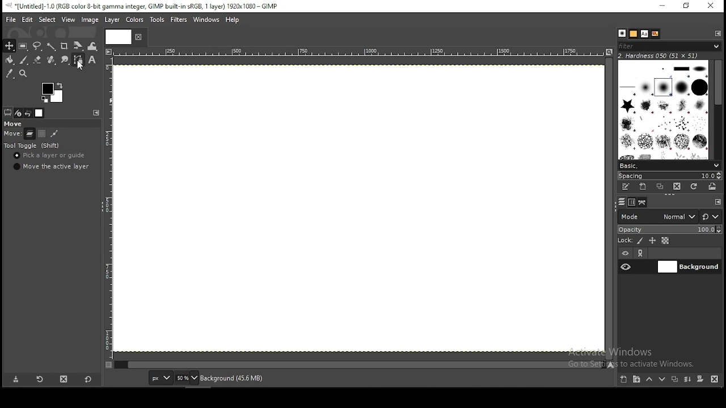 The image size is (726, 408). I want to click on layer, so click(115, 20).